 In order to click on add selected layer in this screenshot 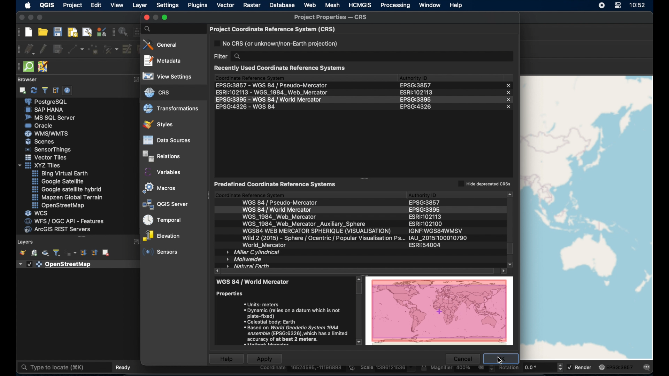, I will do `click(22, 91)`.